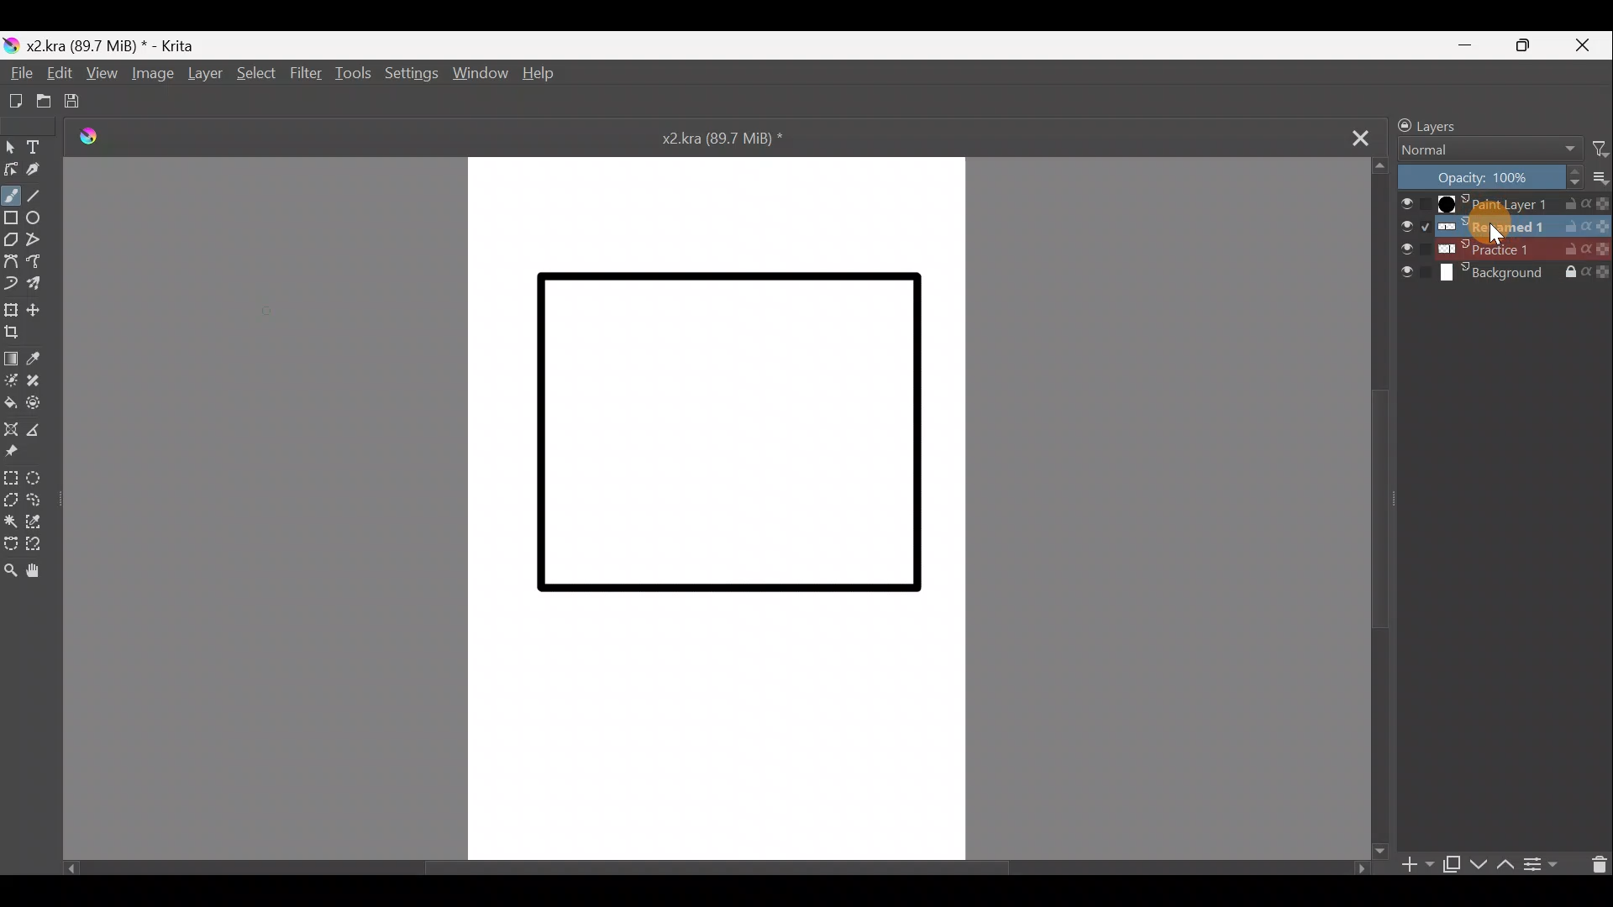 The image size is (1613, 907). I want to click on Transform a layer/selection, so click(11, 309).